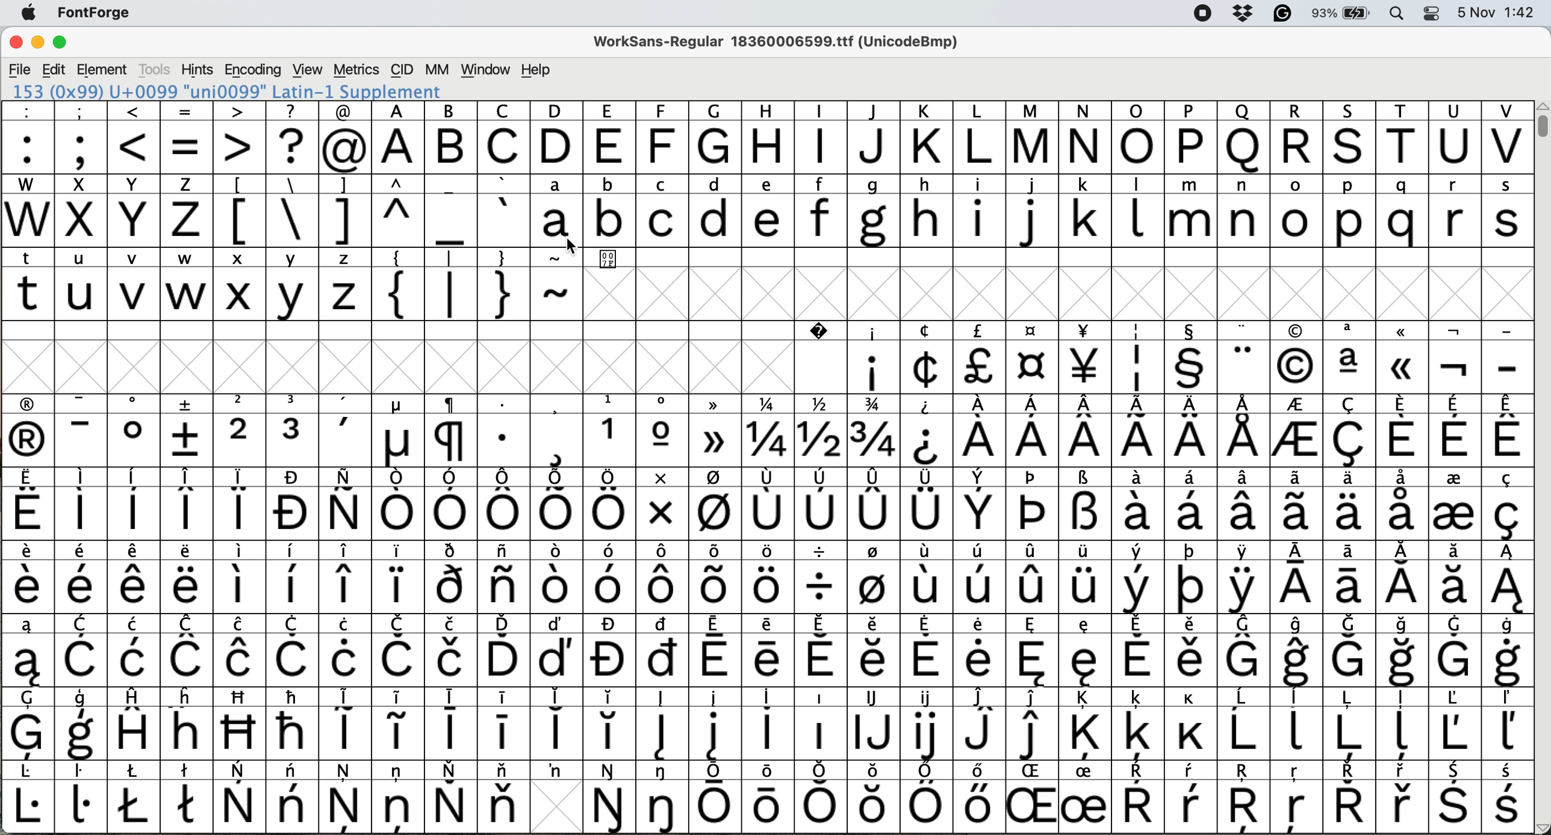 The width and height of the screenshot is (1551, 835). What do you see at coordinates (254, 70) in the screenshot?
I see `encoding` at bounding box center [254, 70].